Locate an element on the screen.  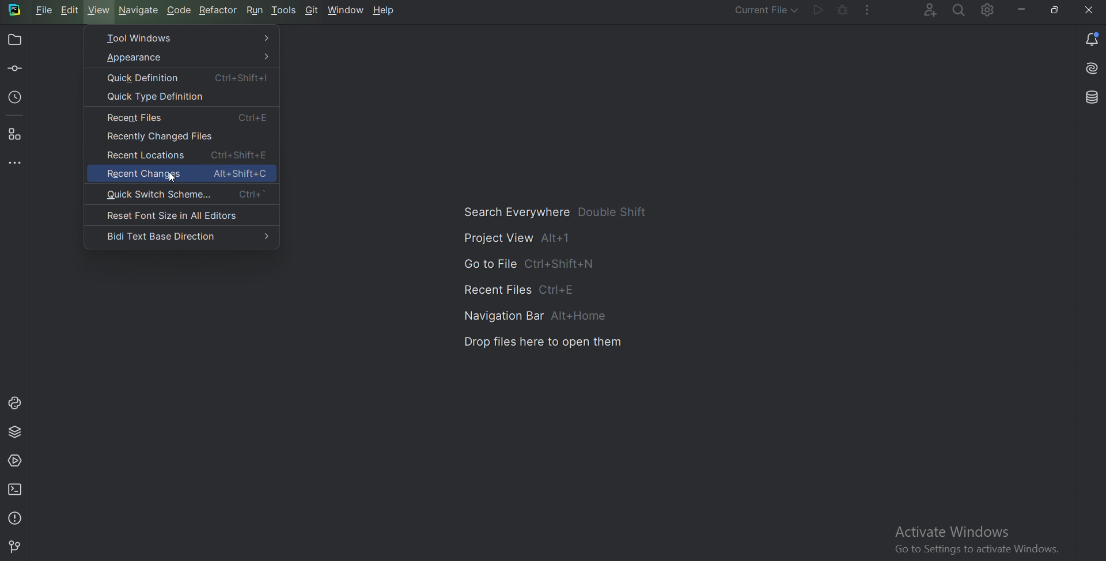
Local history is located at coordinates (17, 97).